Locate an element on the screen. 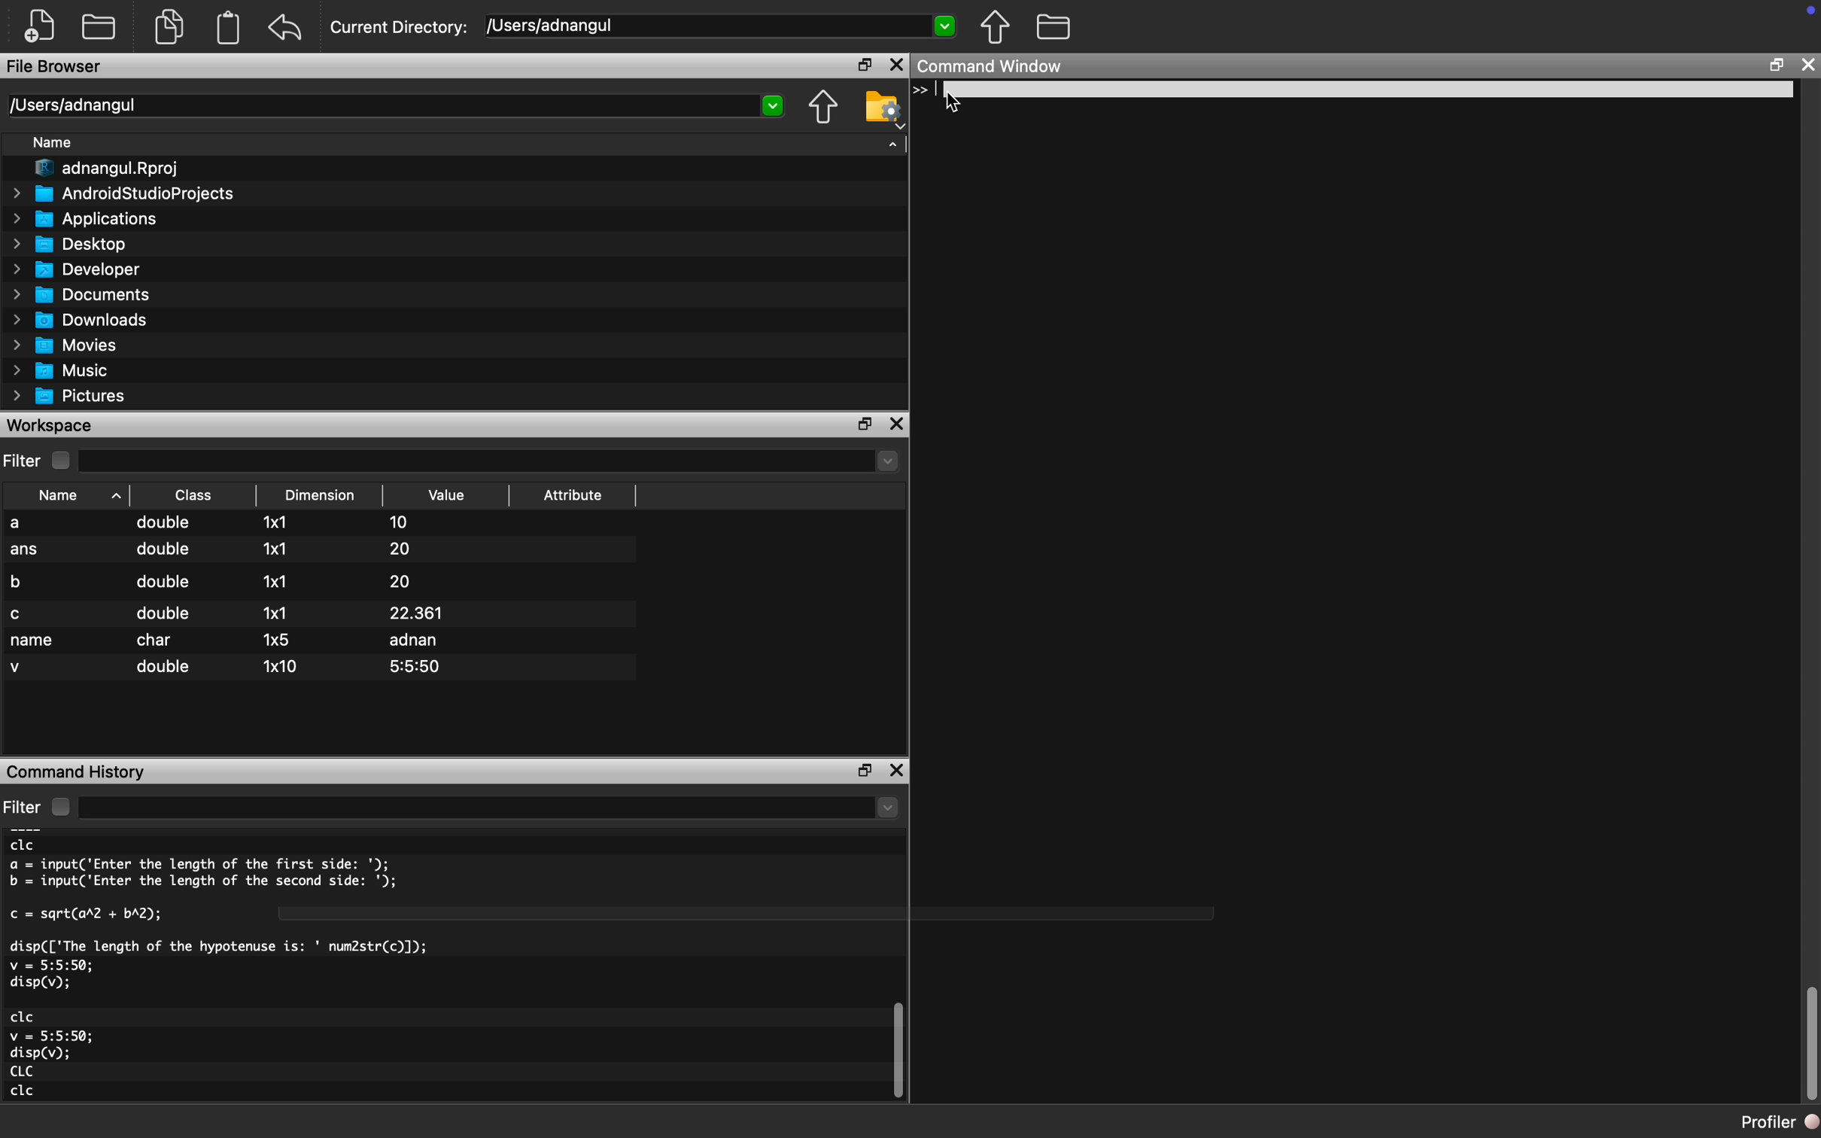 This screenshot has height=1138, width=1821. /Users/adnangul is located at coordinates (698, 25).